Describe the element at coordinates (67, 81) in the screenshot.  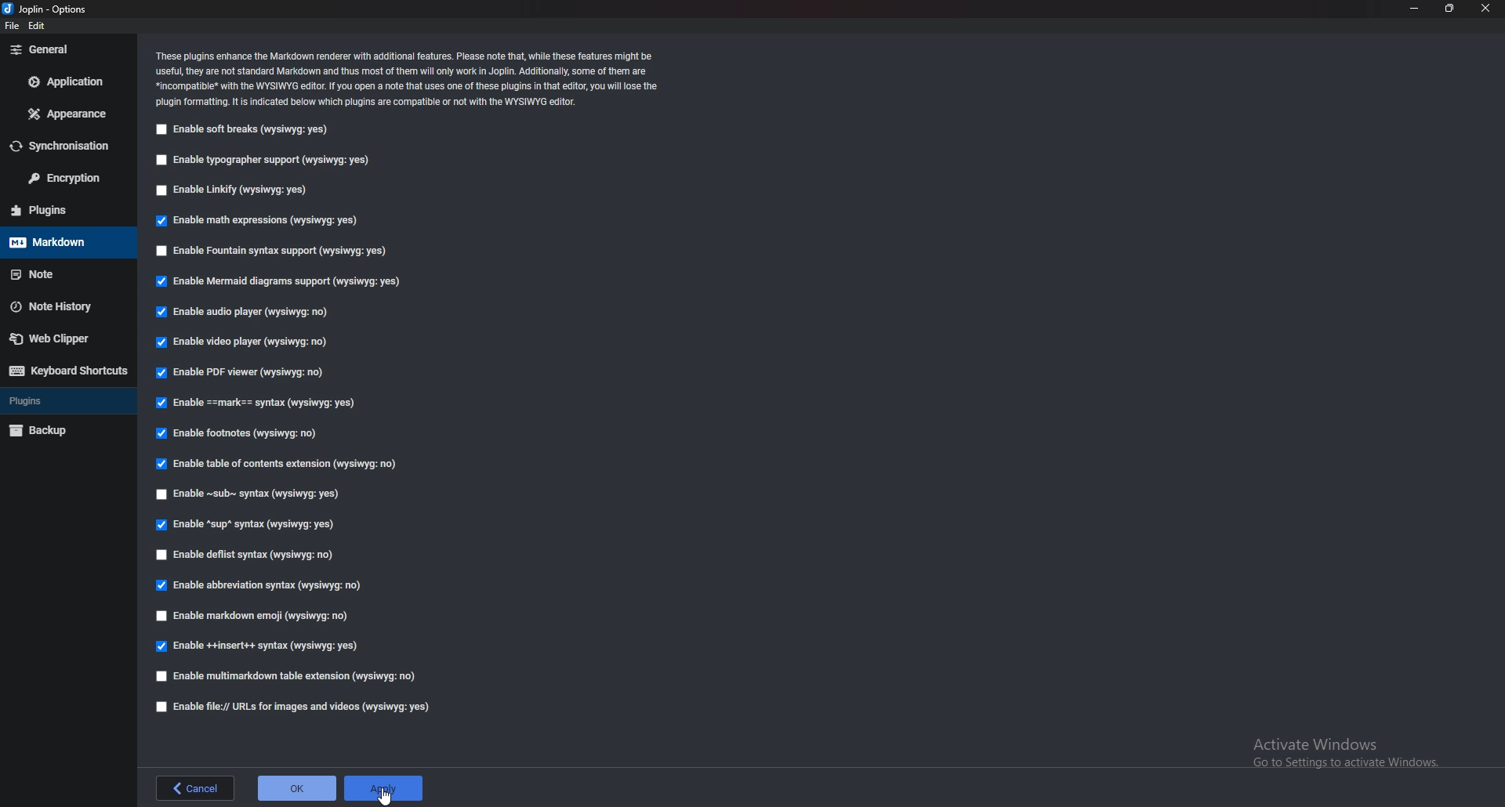
I see `Application` at that location.